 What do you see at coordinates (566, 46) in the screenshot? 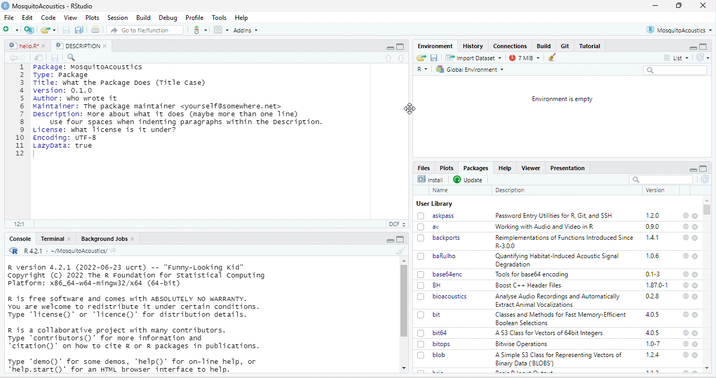
I see `Git` at bounding box center [566, 46].